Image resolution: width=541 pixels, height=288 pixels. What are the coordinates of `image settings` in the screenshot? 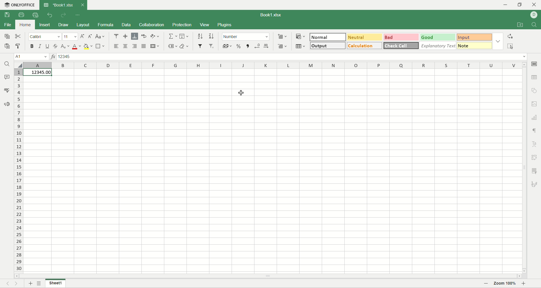 It's located at (535, 104).